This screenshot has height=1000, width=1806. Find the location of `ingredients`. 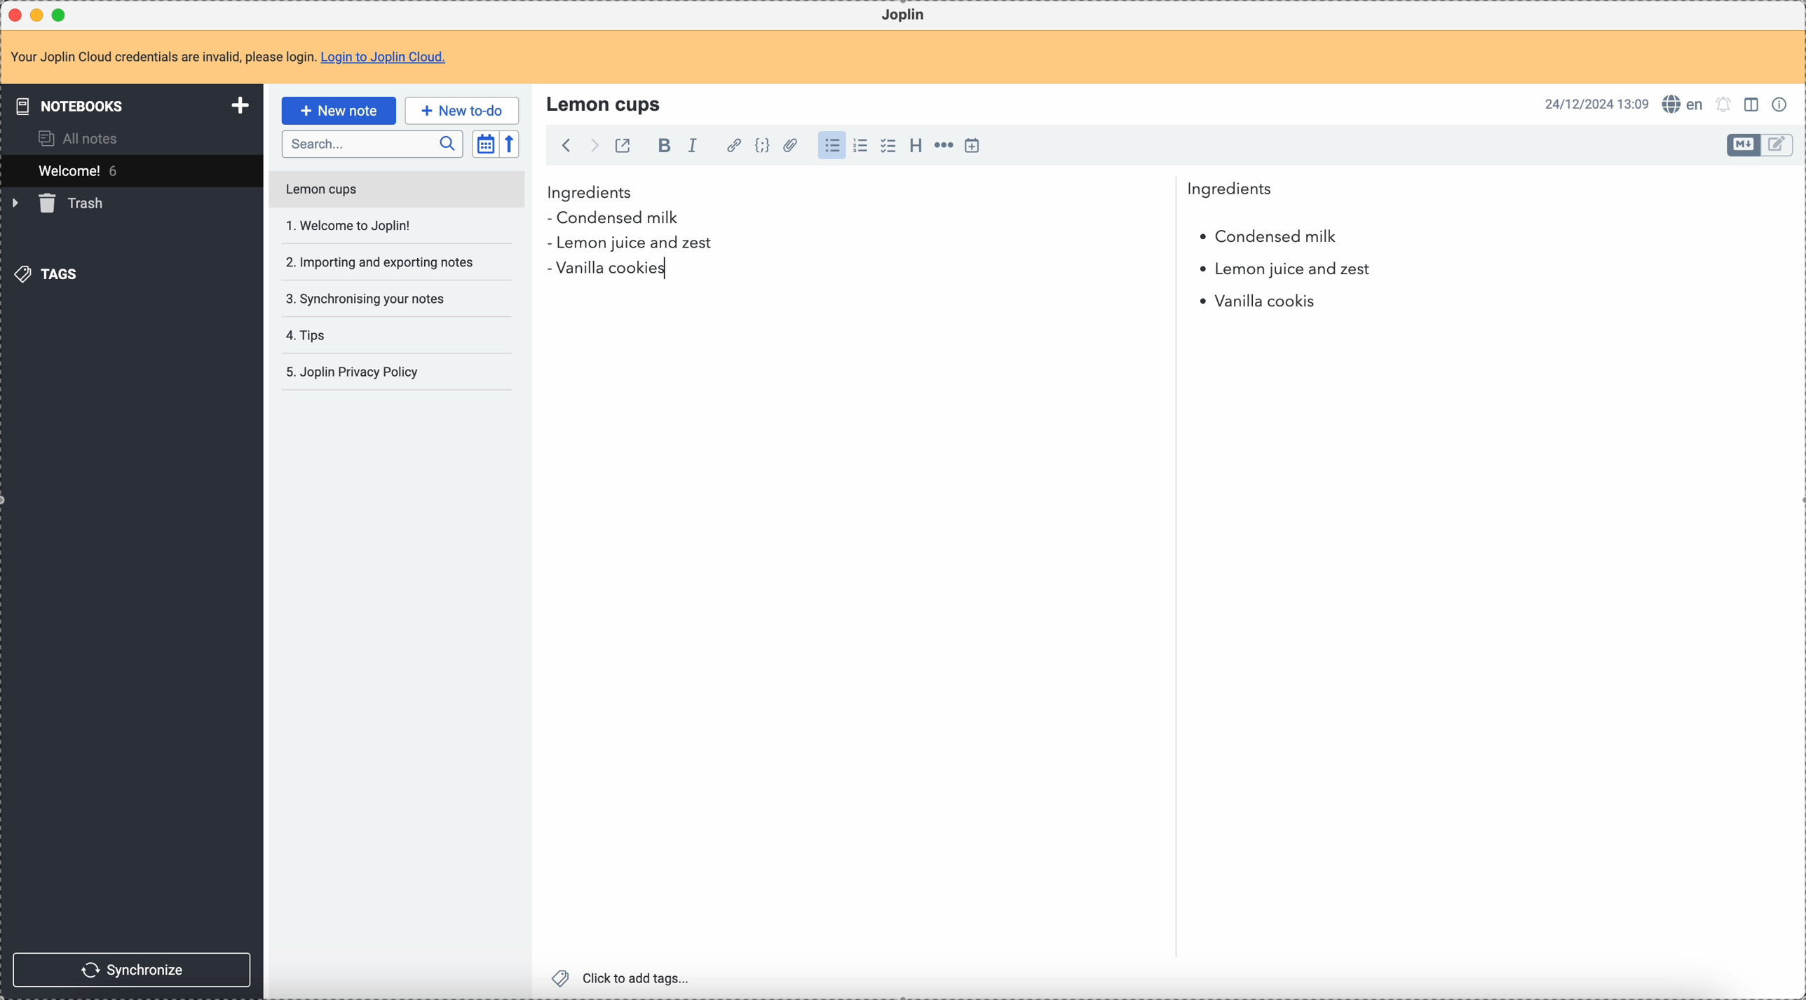

ingredients is located at coordinates (910, 193).